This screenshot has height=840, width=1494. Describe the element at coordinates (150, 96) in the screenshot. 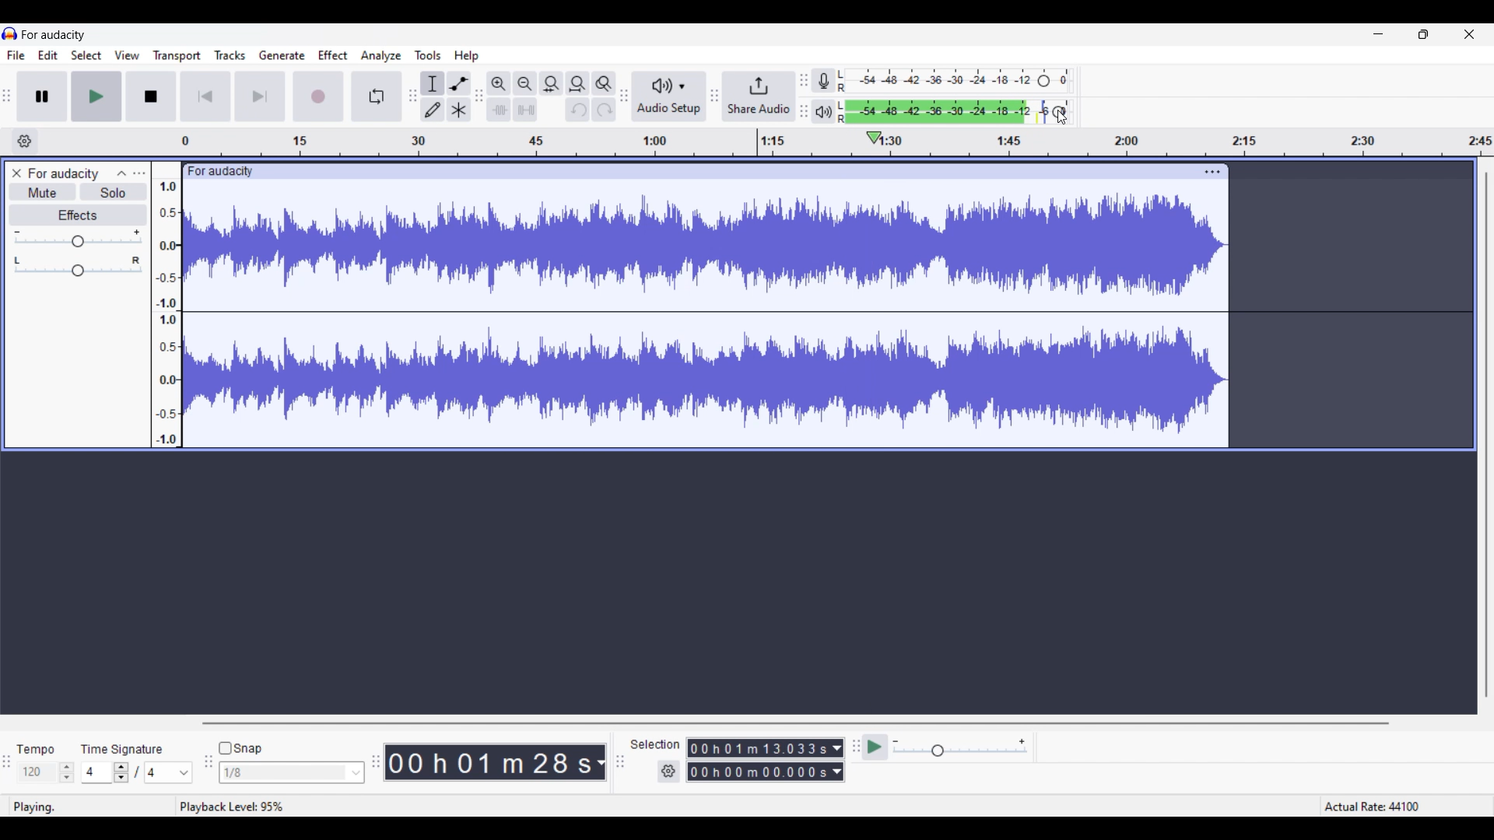

I see `Stop` at that location.